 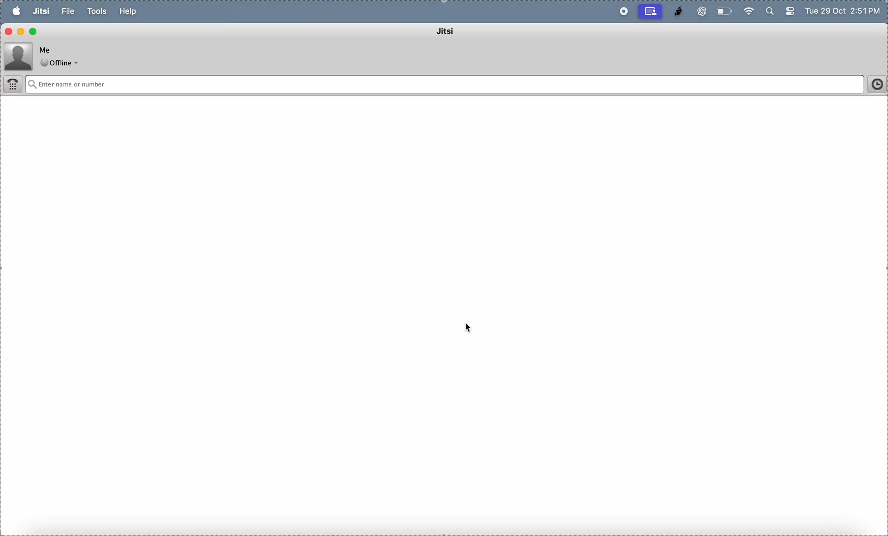 What do you see at coordinates (61, 63) in the screenshot?
I see `offline` at bounding box center [61, 63].